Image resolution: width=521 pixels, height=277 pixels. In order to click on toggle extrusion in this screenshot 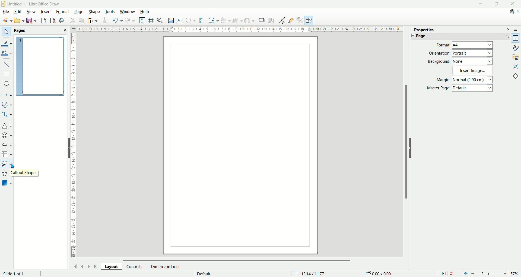, I will do `click(300, 21)`.